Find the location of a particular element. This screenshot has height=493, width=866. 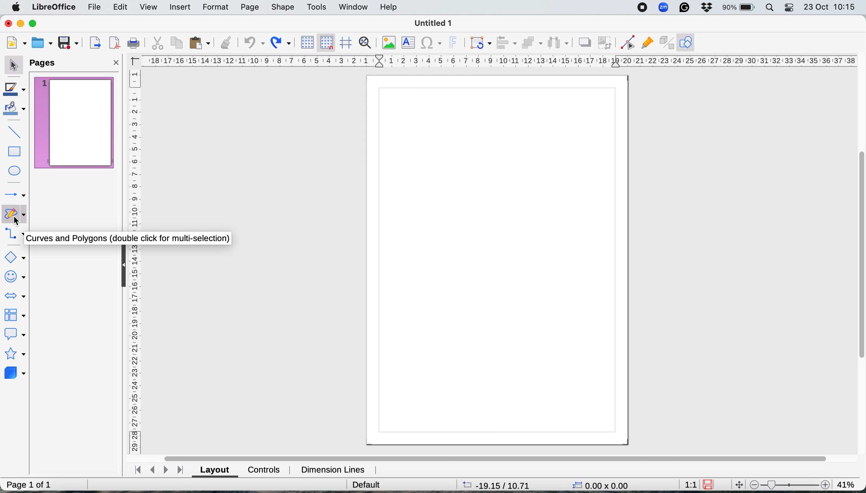

rectangle is located at coordinates (15, 151).